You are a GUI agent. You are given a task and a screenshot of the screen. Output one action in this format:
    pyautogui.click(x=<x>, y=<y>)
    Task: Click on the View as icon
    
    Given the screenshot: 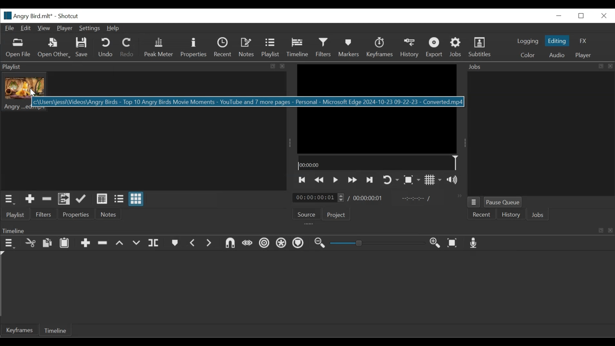 What is the action you would take?
    pyautogui.click(x=136, y=199)
    